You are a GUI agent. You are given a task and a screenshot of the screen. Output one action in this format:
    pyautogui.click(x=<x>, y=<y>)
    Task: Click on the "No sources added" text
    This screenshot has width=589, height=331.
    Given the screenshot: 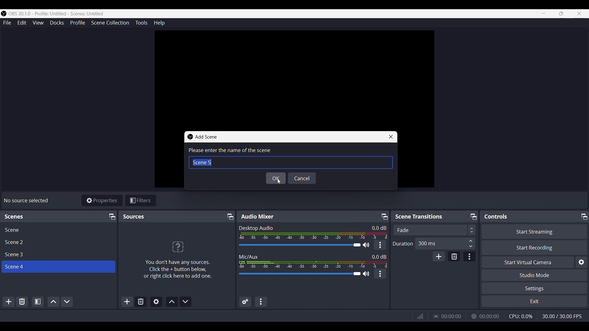 What is the action you would take?
    pyautogui.click(x=179, y=256)
    